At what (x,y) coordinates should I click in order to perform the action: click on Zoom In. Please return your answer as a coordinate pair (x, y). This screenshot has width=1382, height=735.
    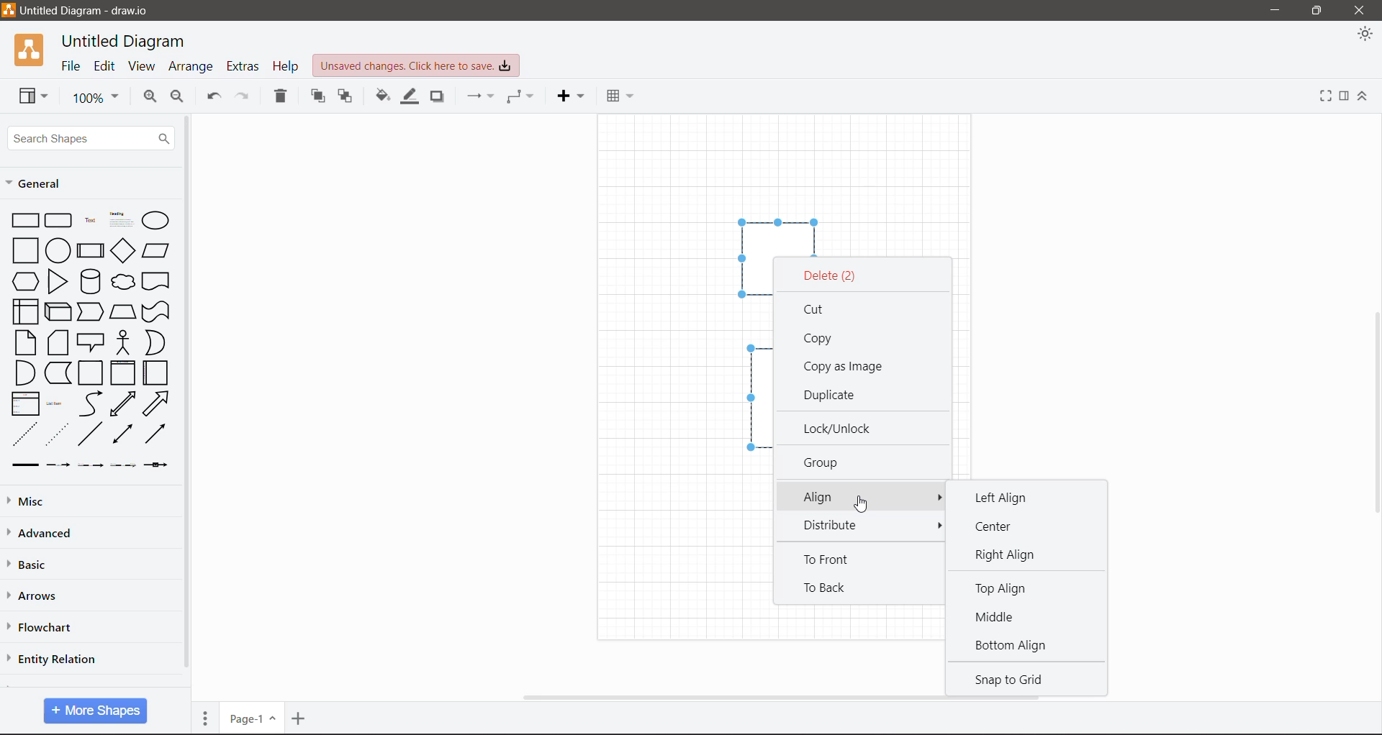
    Looking at the image, I should click on (150, 99).